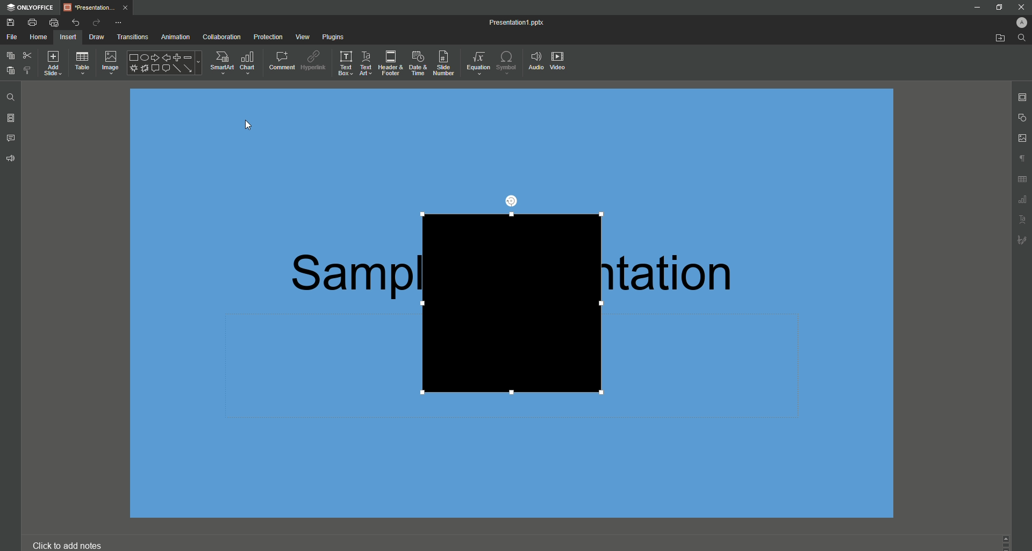 The width and height of the screenshot is (1032, 551). What do you see at coordinates (998, 6) in the screenshot?
I see `Restore` at bounding box center [998, 6].